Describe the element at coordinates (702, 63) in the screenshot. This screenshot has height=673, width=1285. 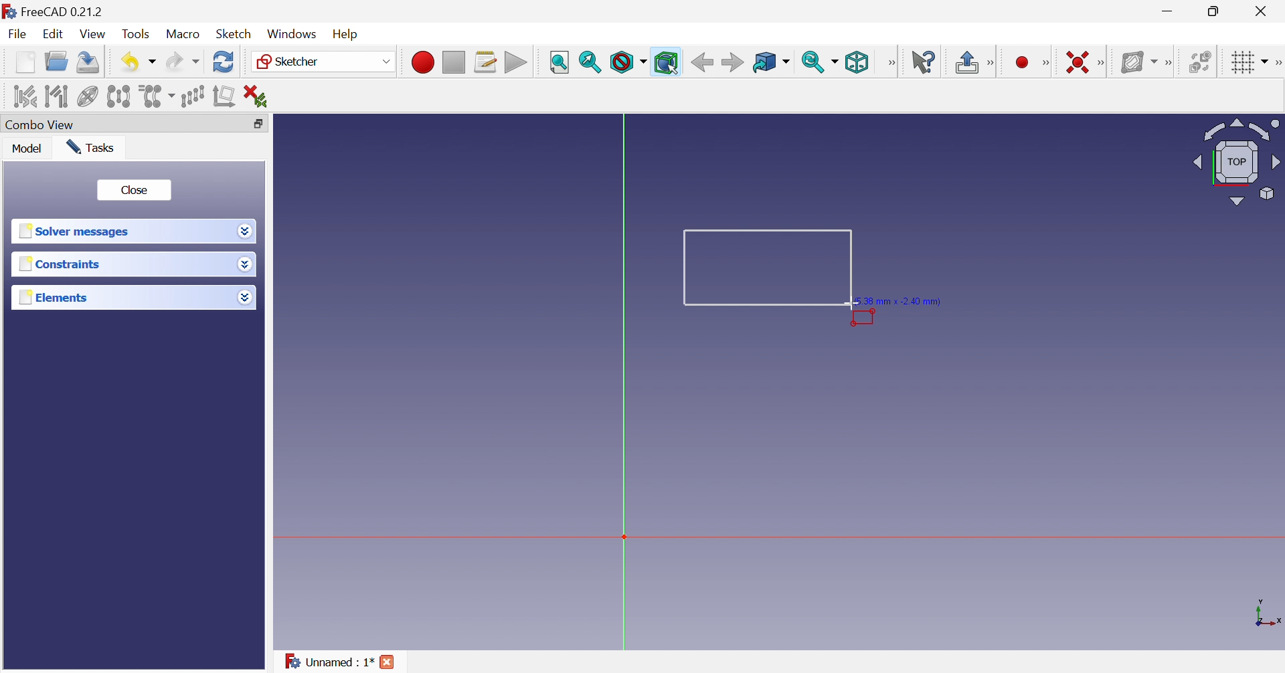
I see `Back` at that location.